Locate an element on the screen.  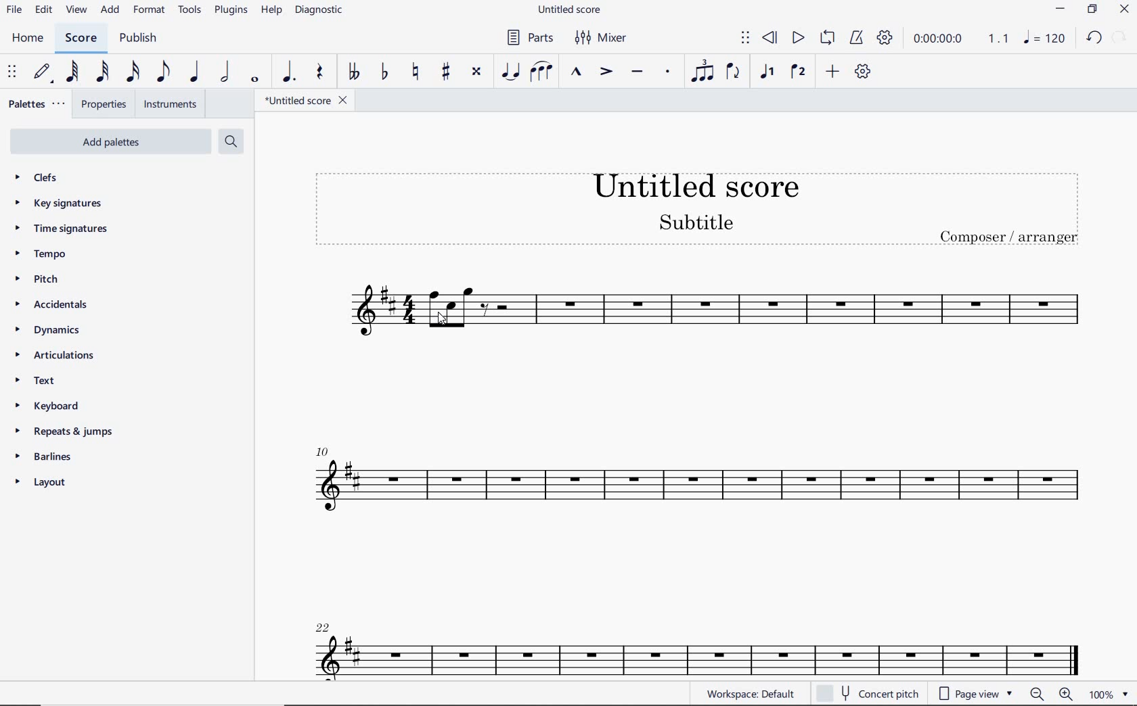
REDO is located at coordinates (1119, 37).